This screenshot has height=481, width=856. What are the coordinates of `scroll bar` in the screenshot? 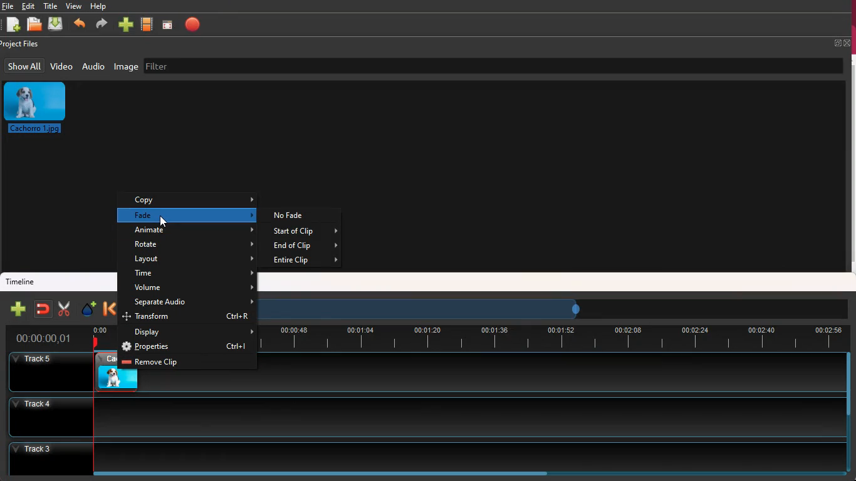 It's located at (847, 384).